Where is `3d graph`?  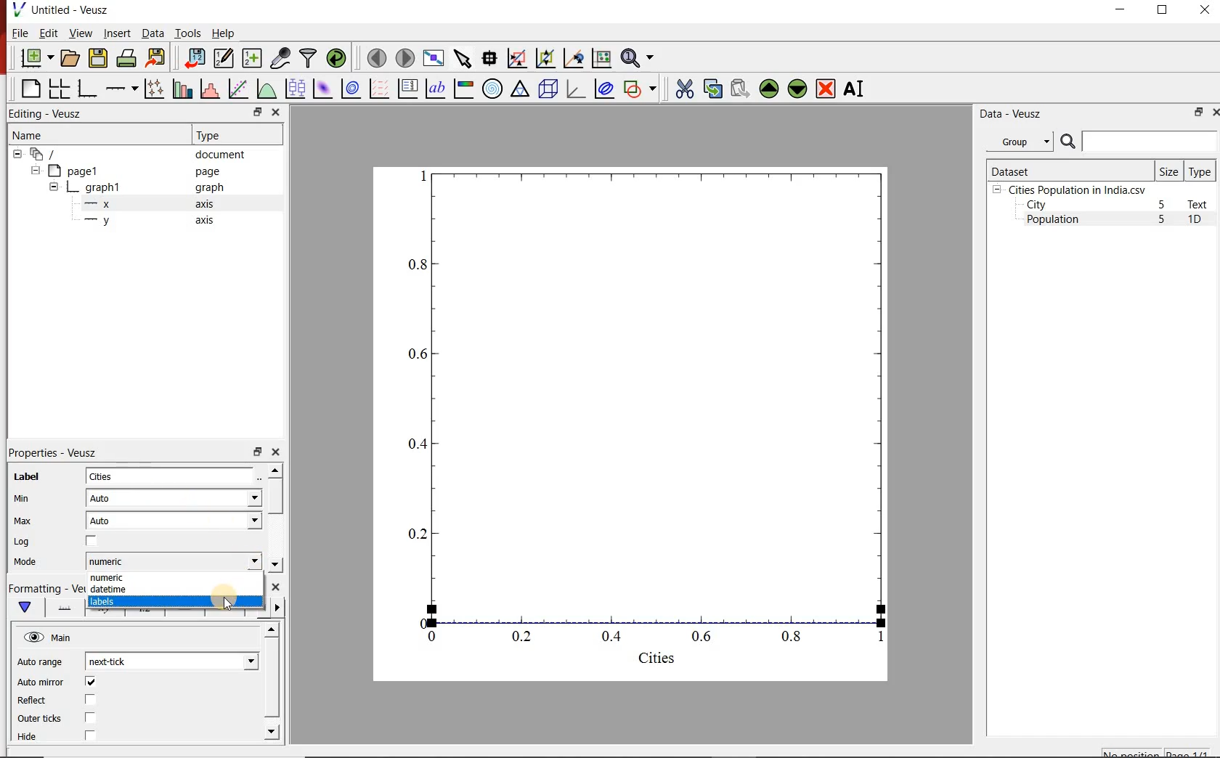
3d graph is located at coordinates (574, 89).